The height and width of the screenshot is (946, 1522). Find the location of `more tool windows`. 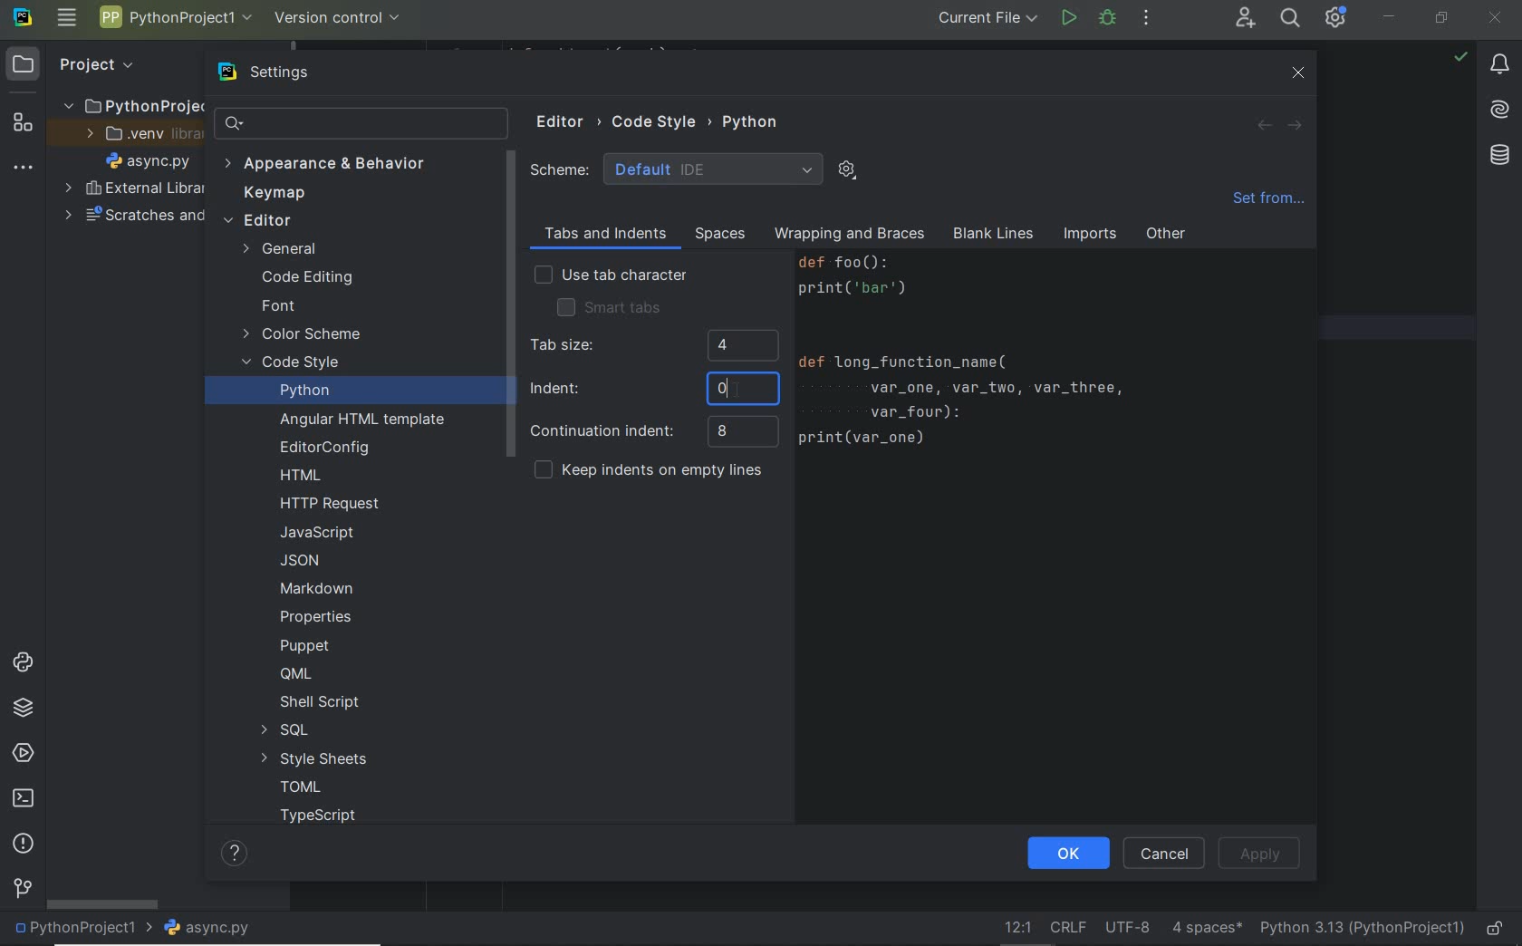

more tool windows is located at coordinates (23, 169).